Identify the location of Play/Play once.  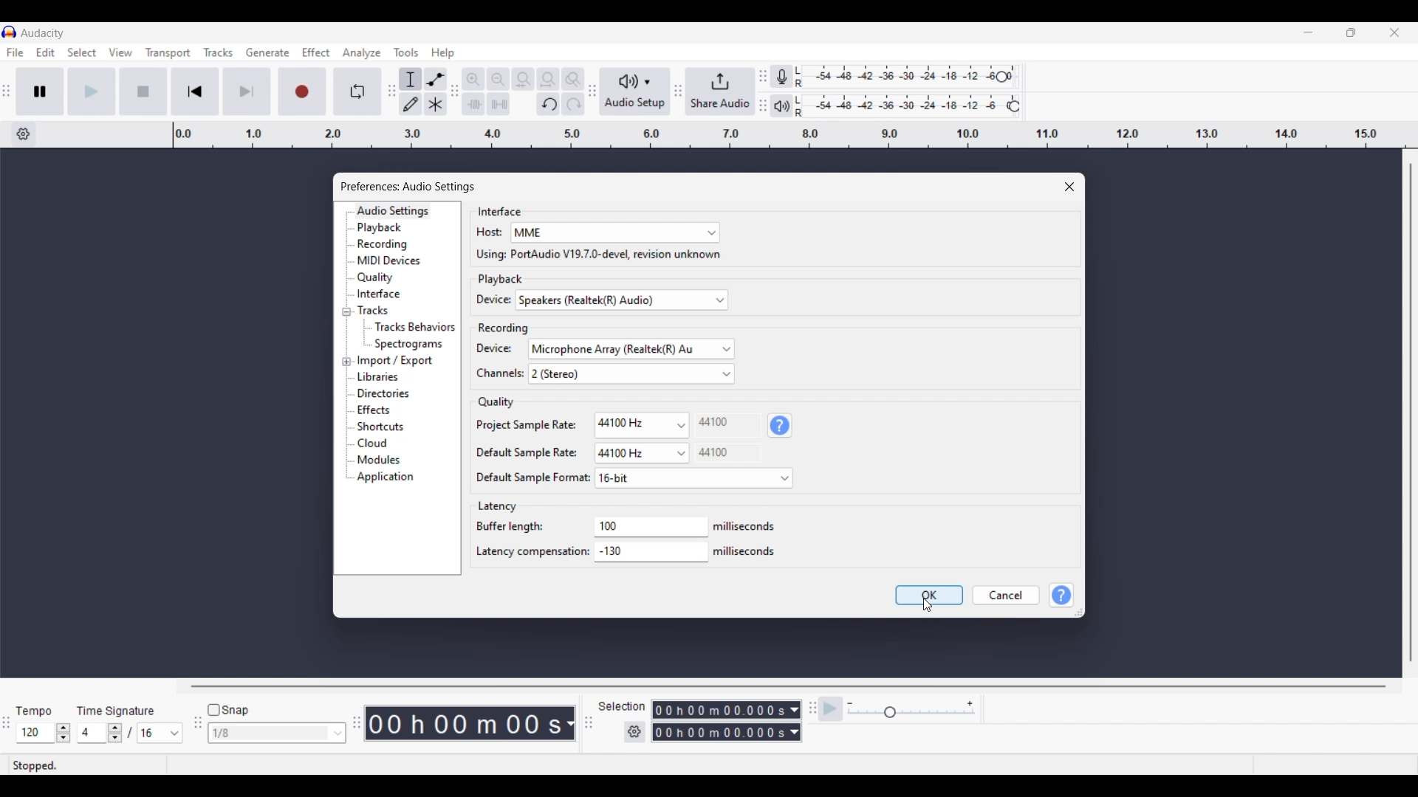
(92, 91).